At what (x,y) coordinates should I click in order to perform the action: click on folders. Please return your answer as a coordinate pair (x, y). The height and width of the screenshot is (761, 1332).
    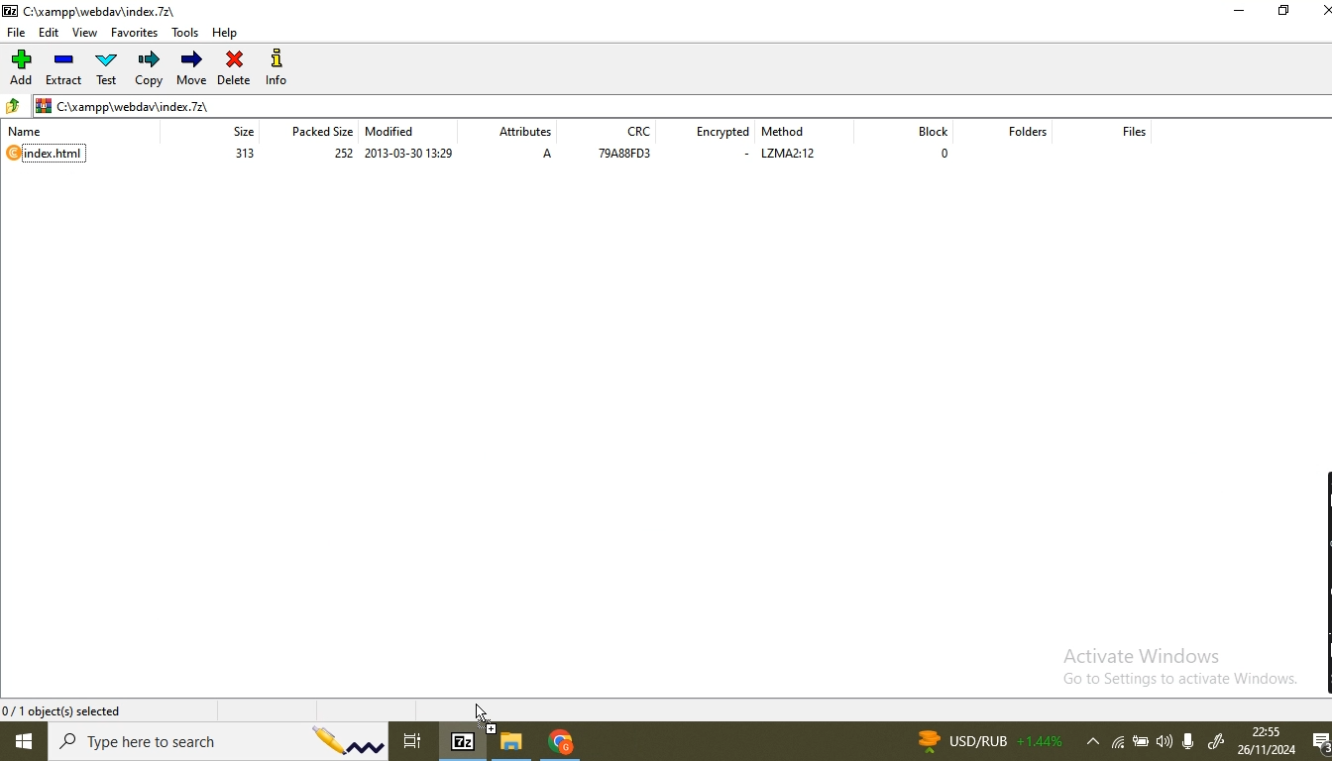
    Looking at the image, I should click on (1027, 138).